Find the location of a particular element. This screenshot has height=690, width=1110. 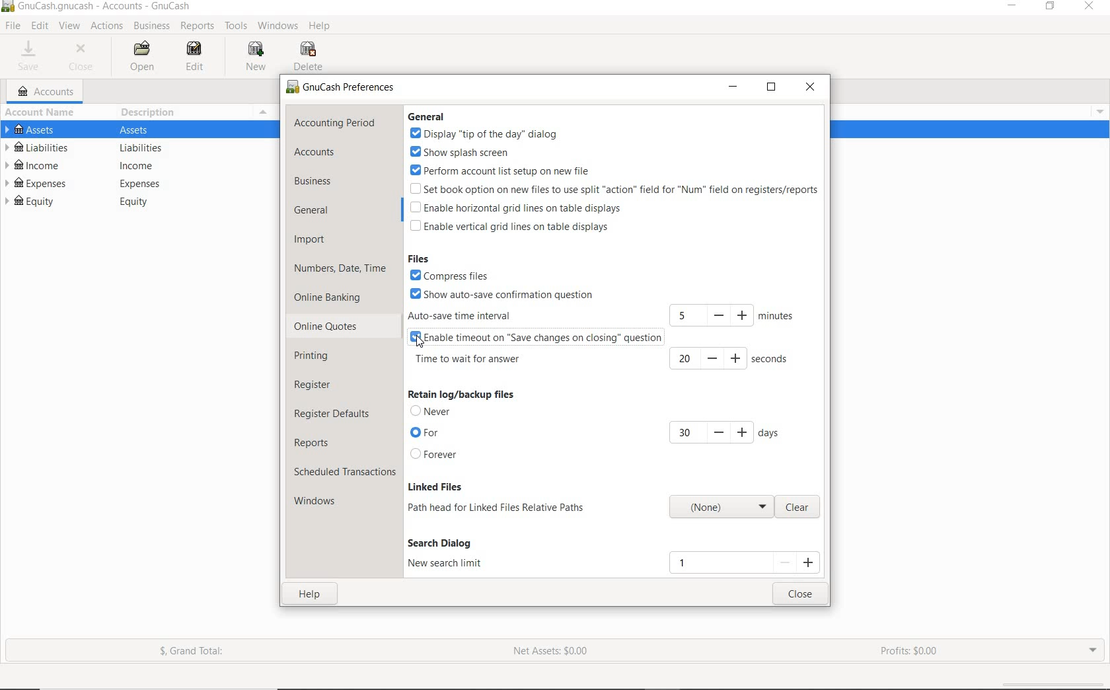

CLOSE is located at coordinates (1091, 7).